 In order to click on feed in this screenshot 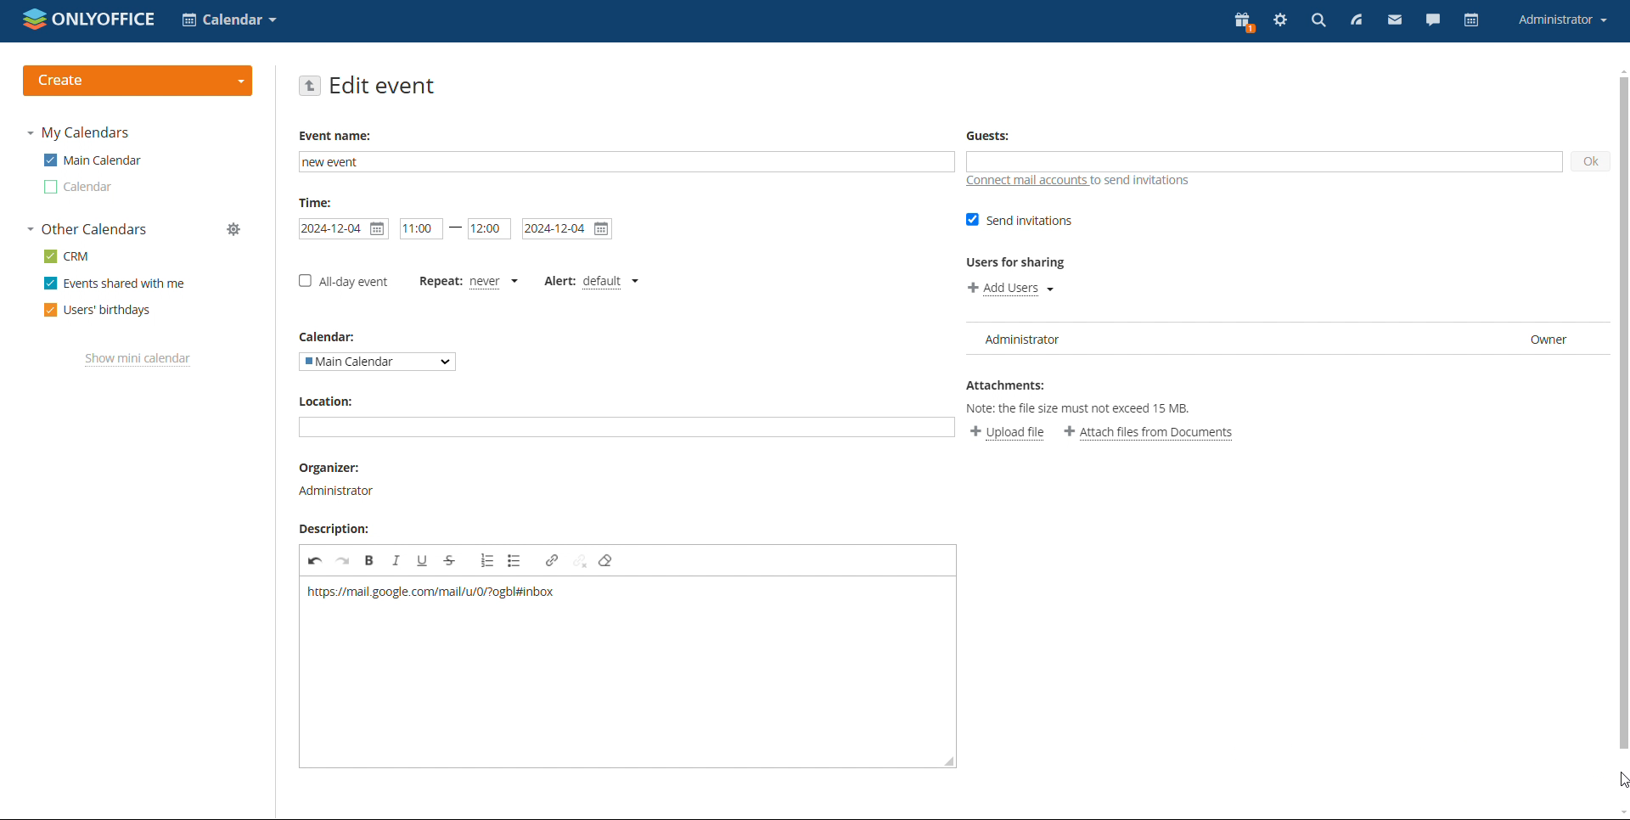, I will do `click(1357, 21)`.